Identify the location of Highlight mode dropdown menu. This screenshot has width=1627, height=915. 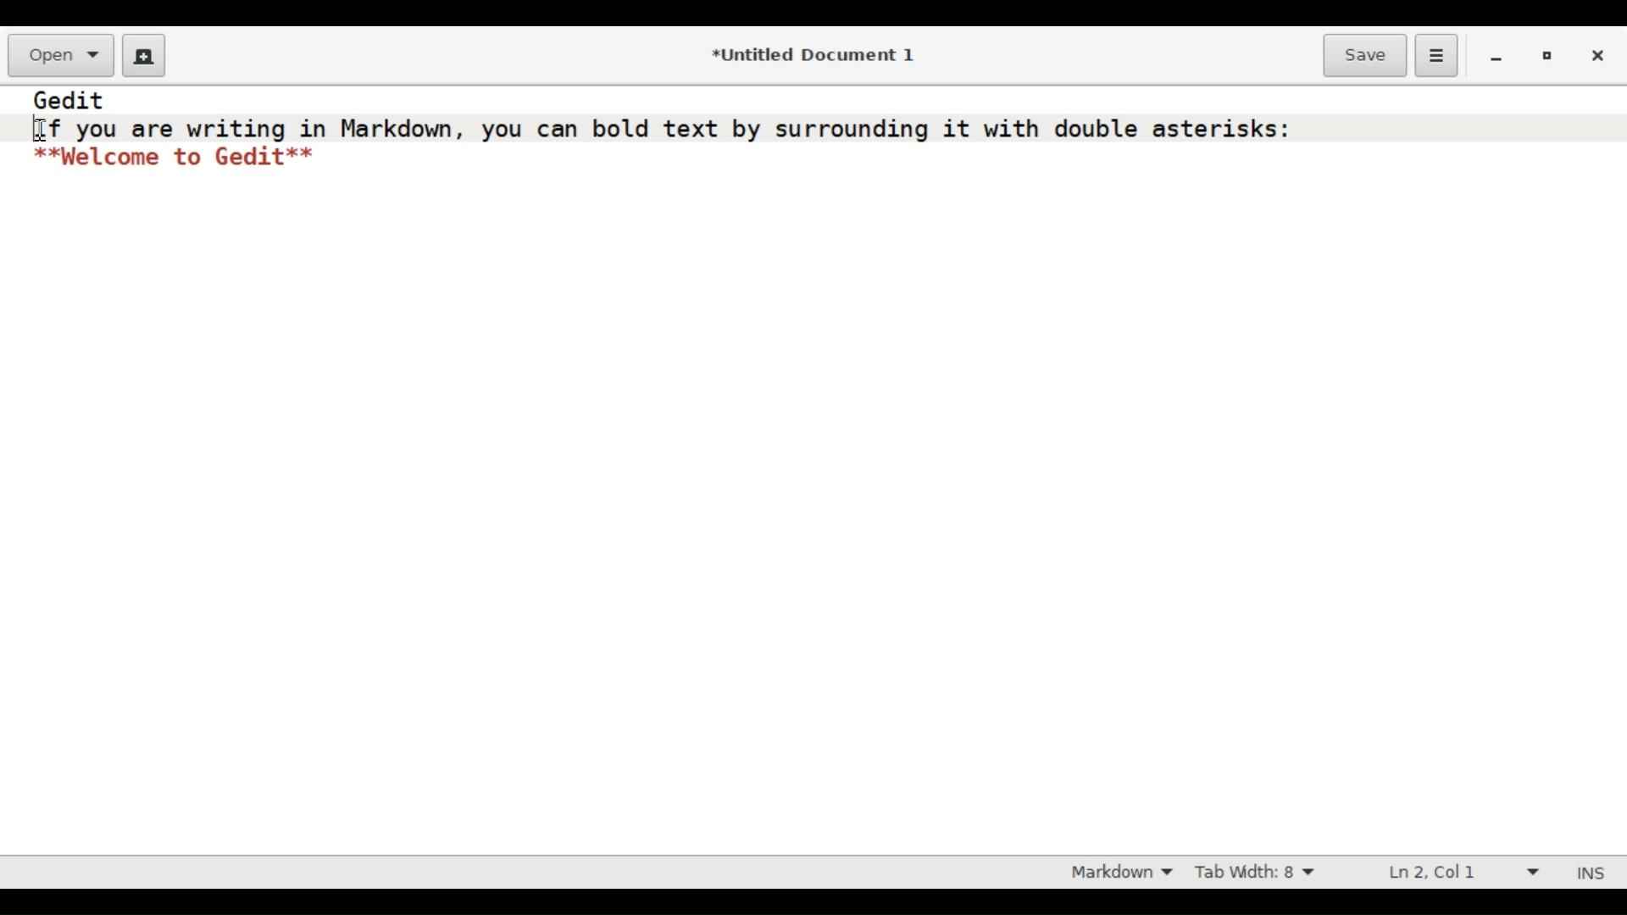
(1123, 873).